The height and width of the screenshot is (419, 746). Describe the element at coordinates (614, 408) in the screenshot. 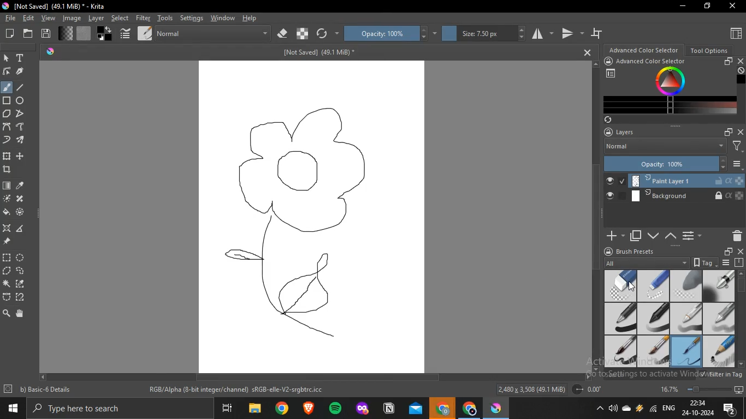

I see `Sound` at that location.